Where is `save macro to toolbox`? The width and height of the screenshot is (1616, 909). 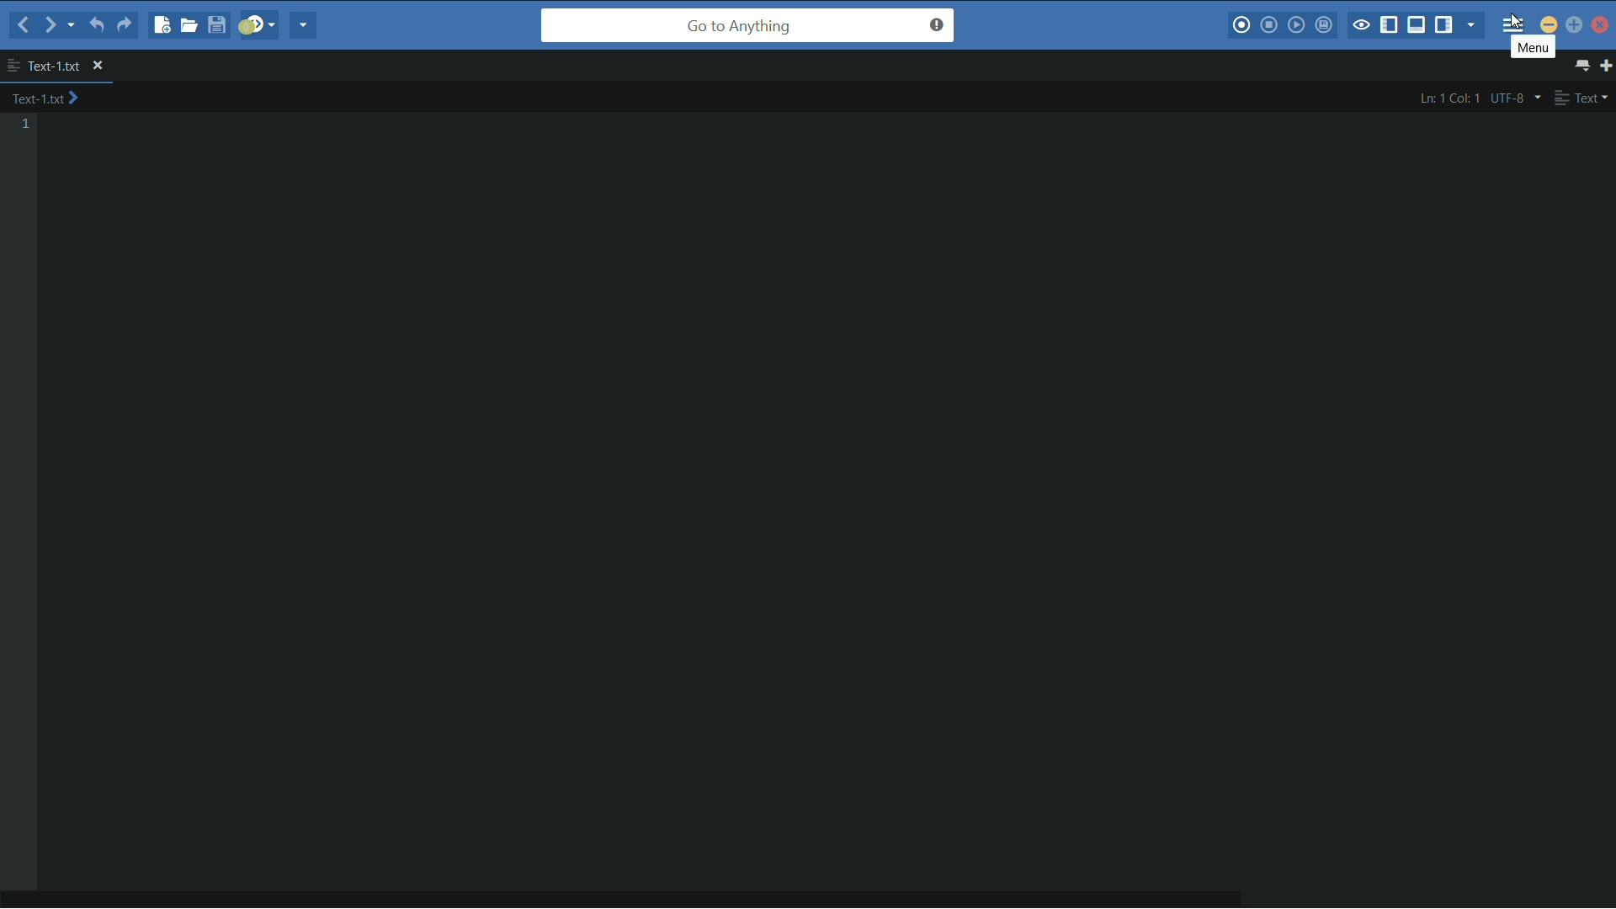
save macro to toolbox is located at coordinates (1322, 24).